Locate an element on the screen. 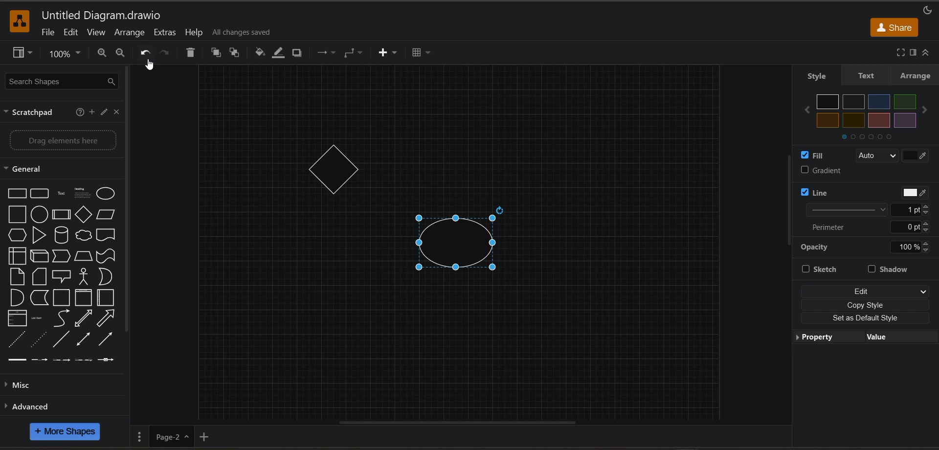  help is located at coordinates (79, 113).